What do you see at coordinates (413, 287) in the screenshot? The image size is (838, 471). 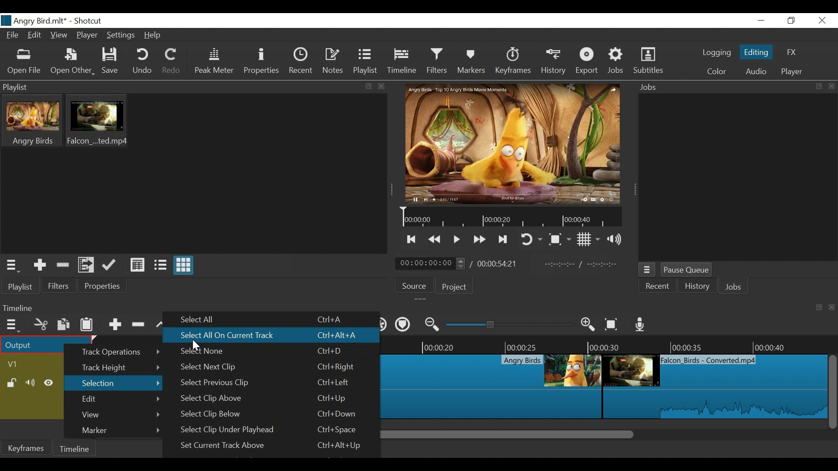 I see `Source` at bounding box center [413, 287].